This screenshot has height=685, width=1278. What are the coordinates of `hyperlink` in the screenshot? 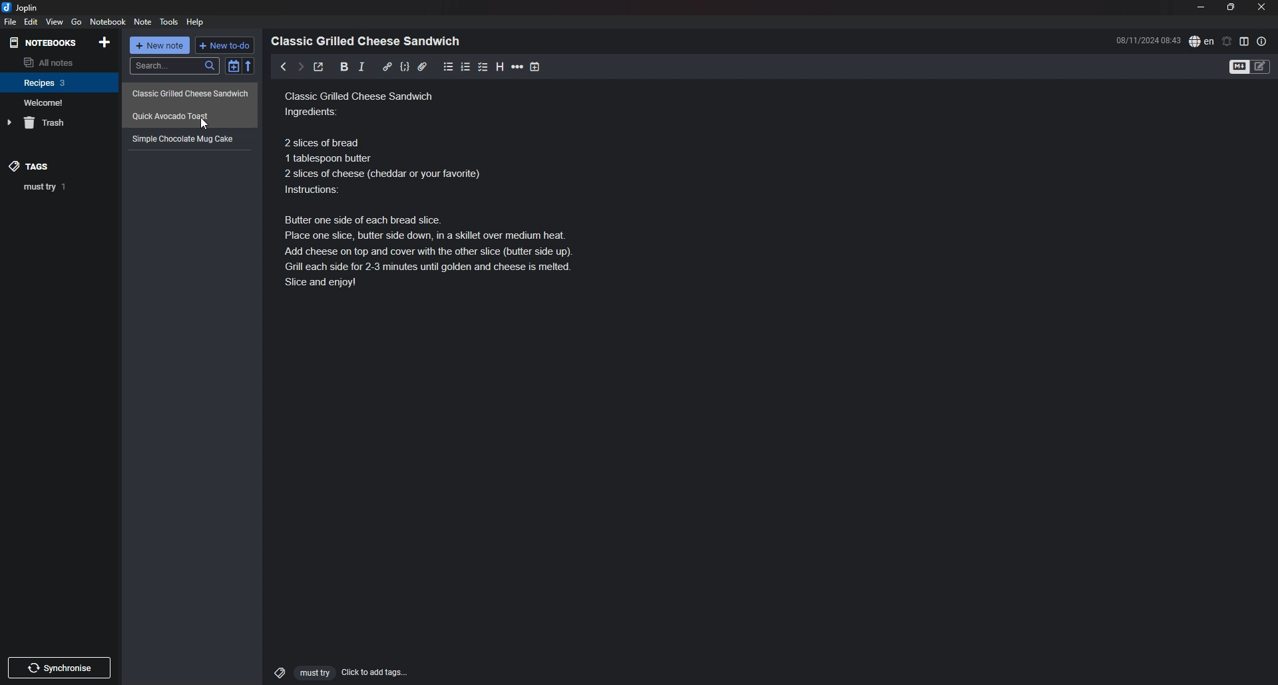 It's located at (387, 66).